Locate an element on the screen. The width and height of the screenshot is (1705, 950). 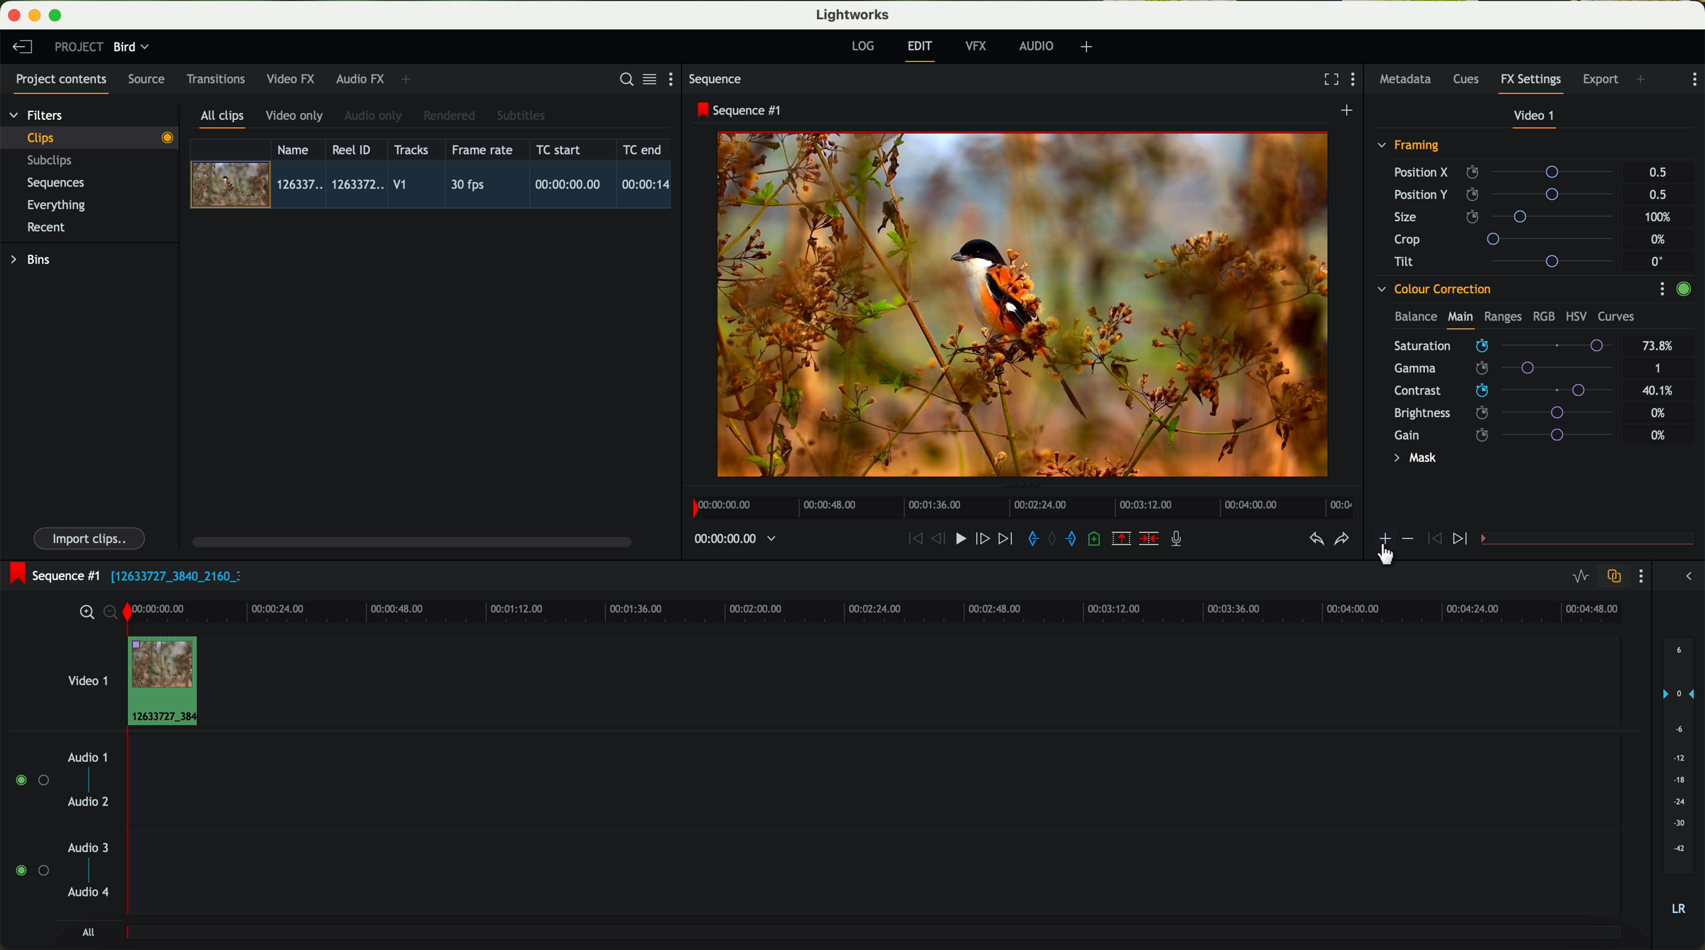
audio 3 is located at coordinates (82, 847).